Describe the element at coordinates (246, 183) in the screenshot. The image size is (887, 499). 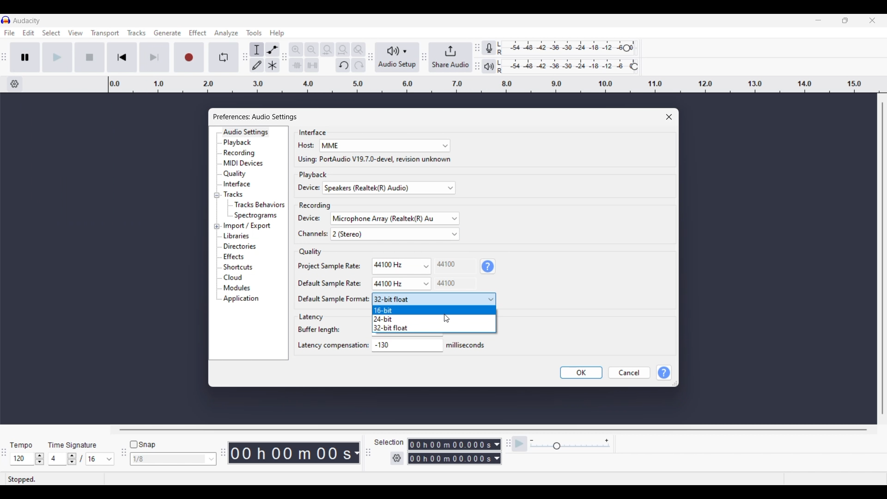
I see `Interface` at that location.